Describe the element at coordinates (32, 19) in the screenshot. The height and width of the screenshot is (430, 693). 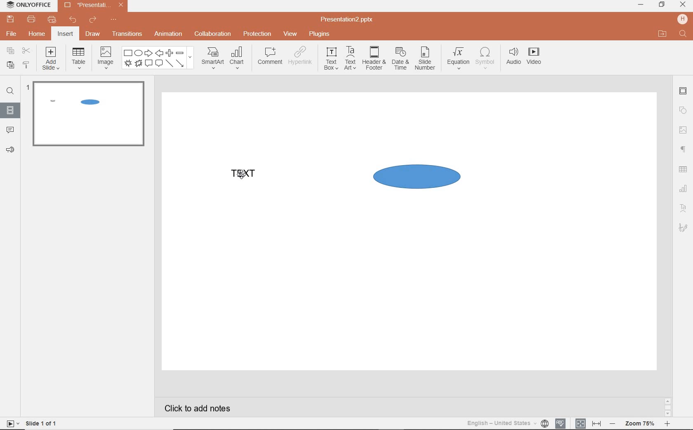
I see `print` at that location.